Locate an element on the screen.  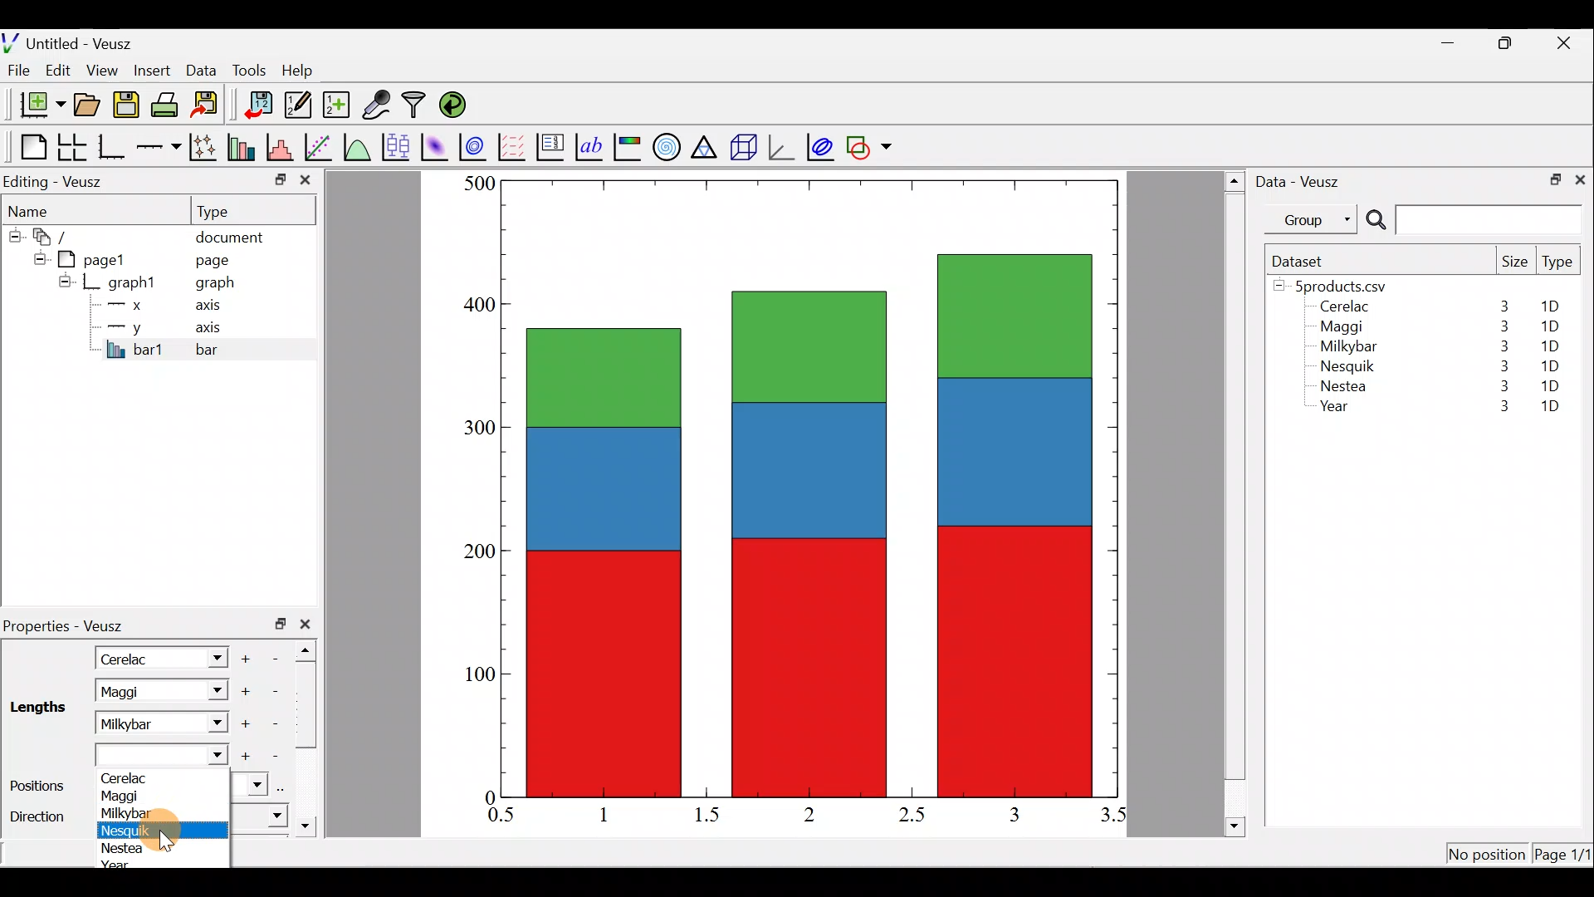
100 is located at coordinates (474, 679).